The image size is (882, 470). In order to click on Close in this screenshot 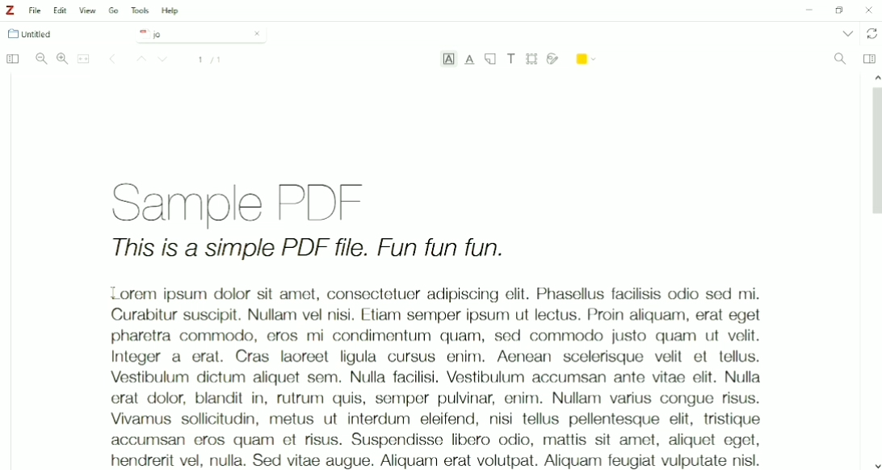, I will do `click(869, 10)`.